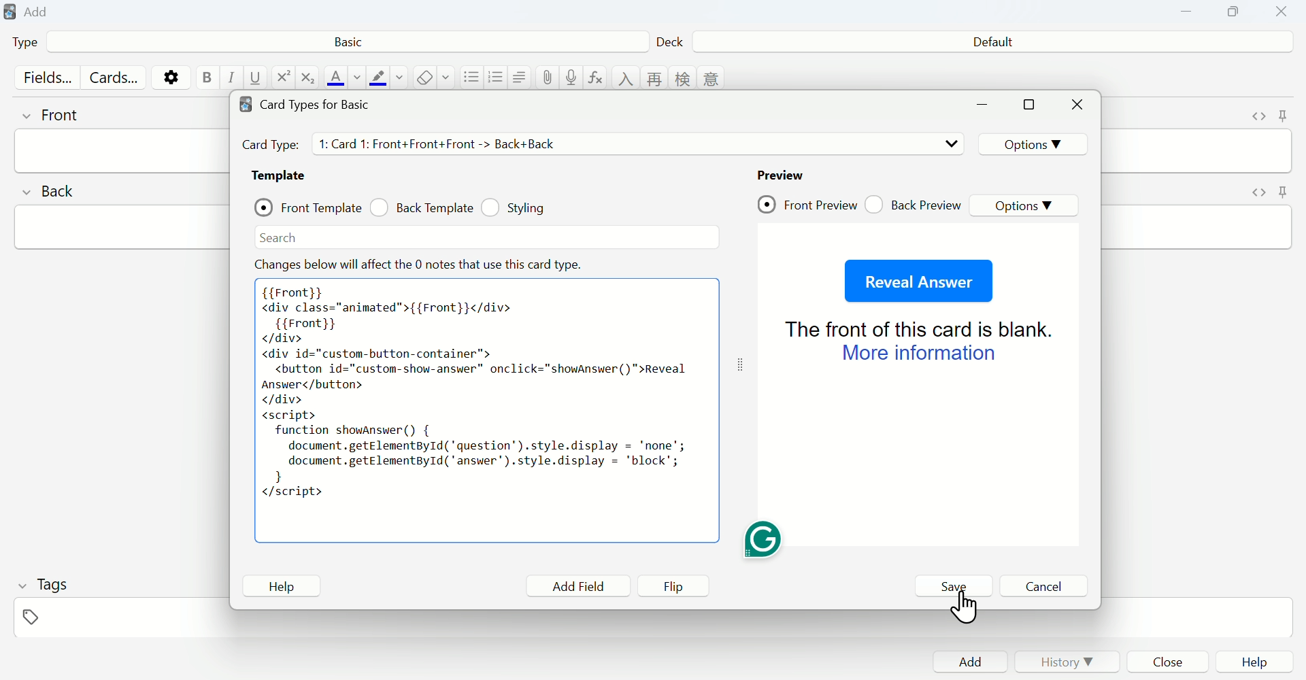  I want to click on Help, so click(283, 586).